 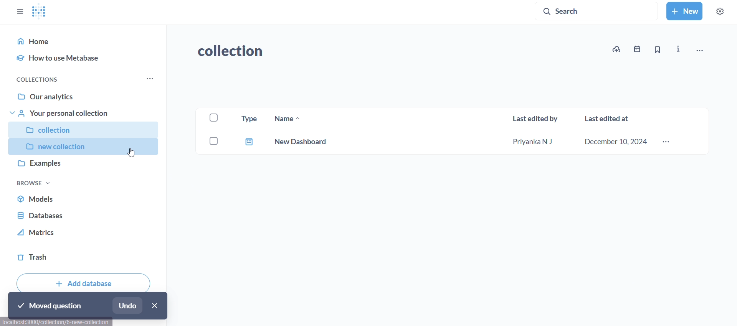 I want to click on models, so click(x=86, y=199).